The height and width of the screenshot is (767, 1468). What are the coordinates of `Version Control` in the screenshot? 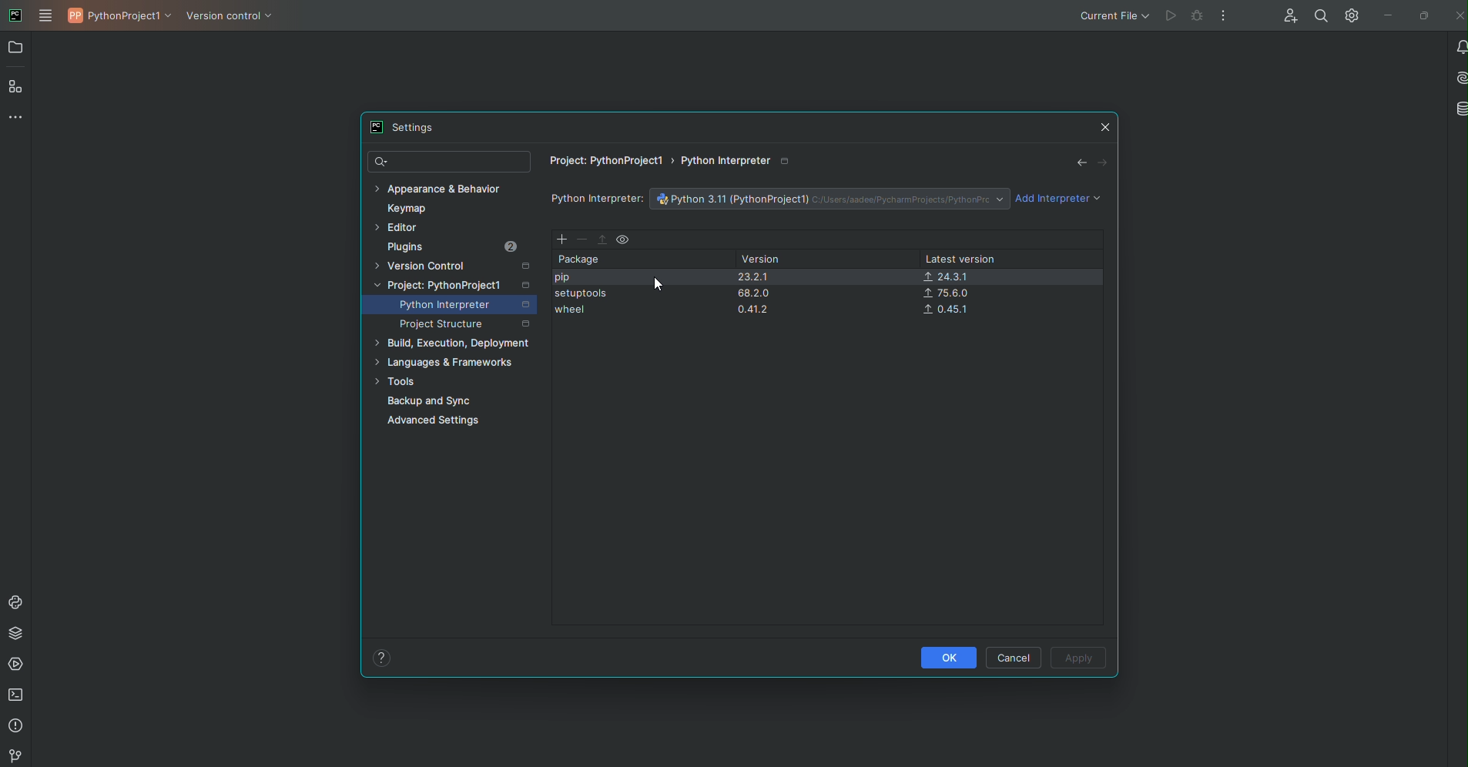 It's located at (458, 264).